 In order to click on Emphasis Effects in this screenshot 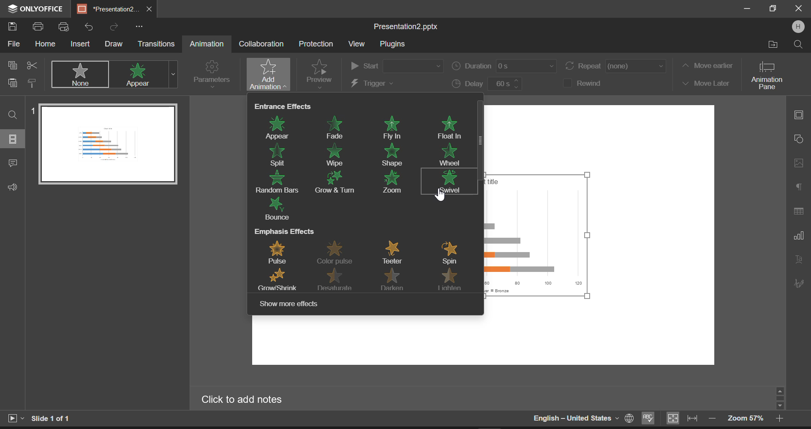, I will do `click(284, 232)`.